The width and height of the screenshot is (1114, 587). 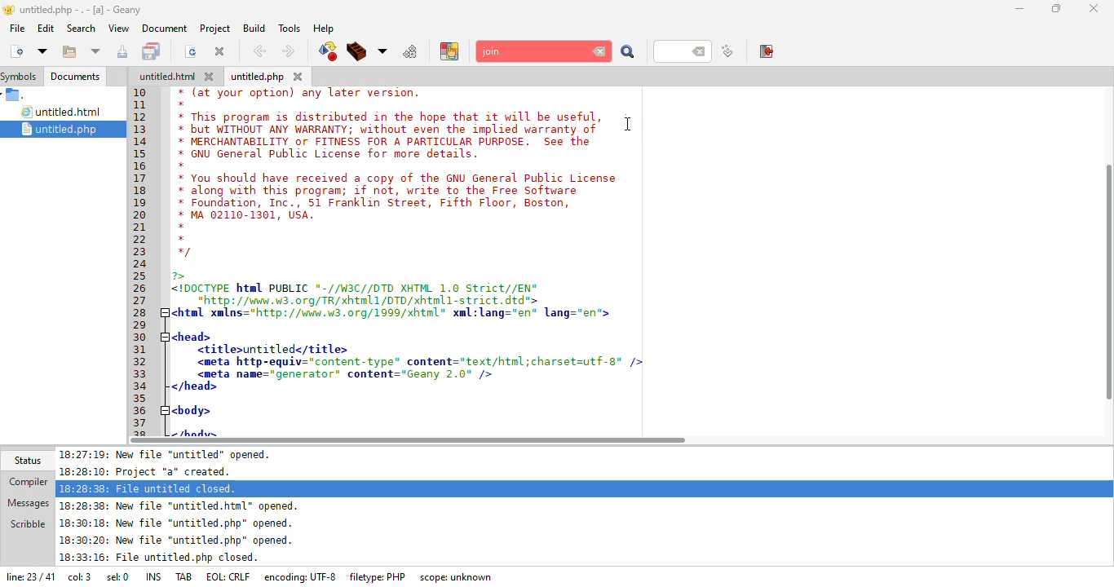 What do you see at coordinates (192, 409) in the screenshot?
I see `<body>` at bounding box center [192, 409].